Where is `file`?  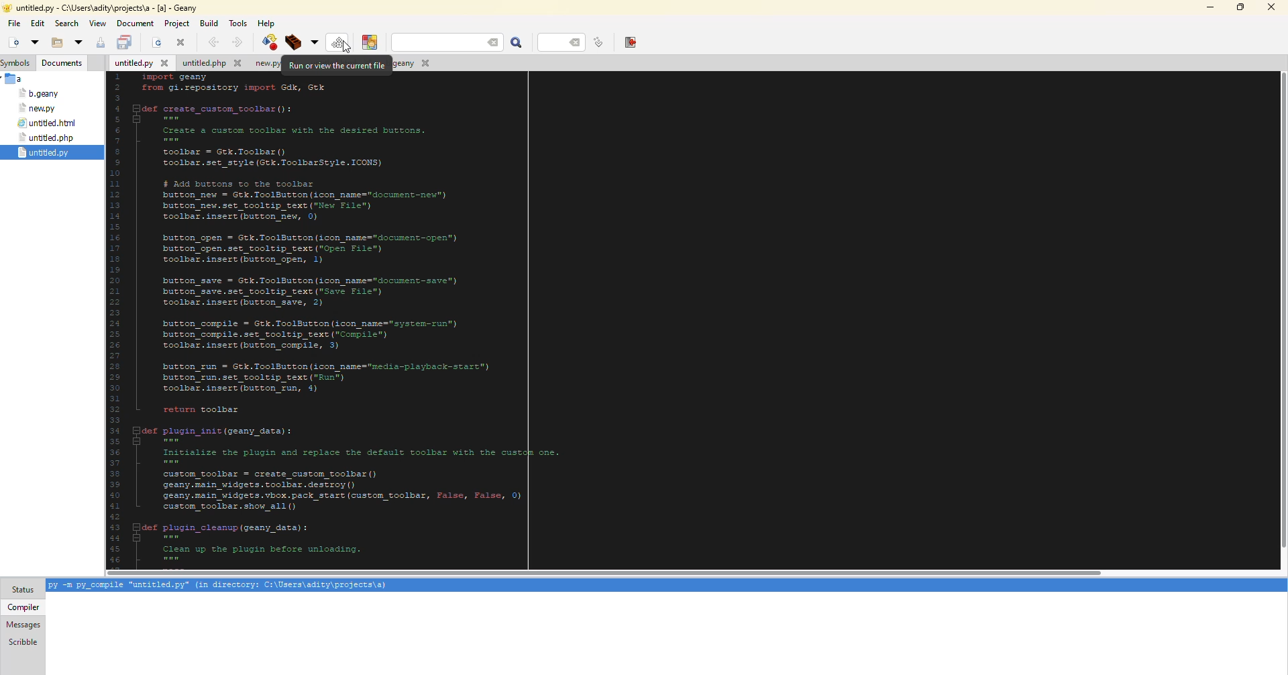
file is located at coordinates (48, 137).